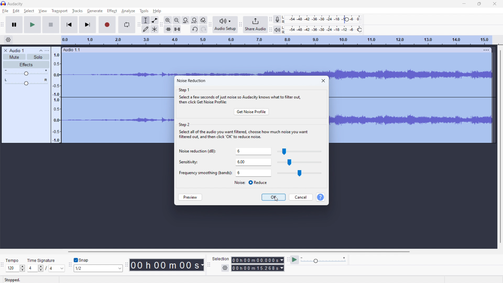 Image resolution: width=503 pixels, height=283 pixels. Describe the element at coordinates (33, 25) in the screenshot. I see `play` at that location.